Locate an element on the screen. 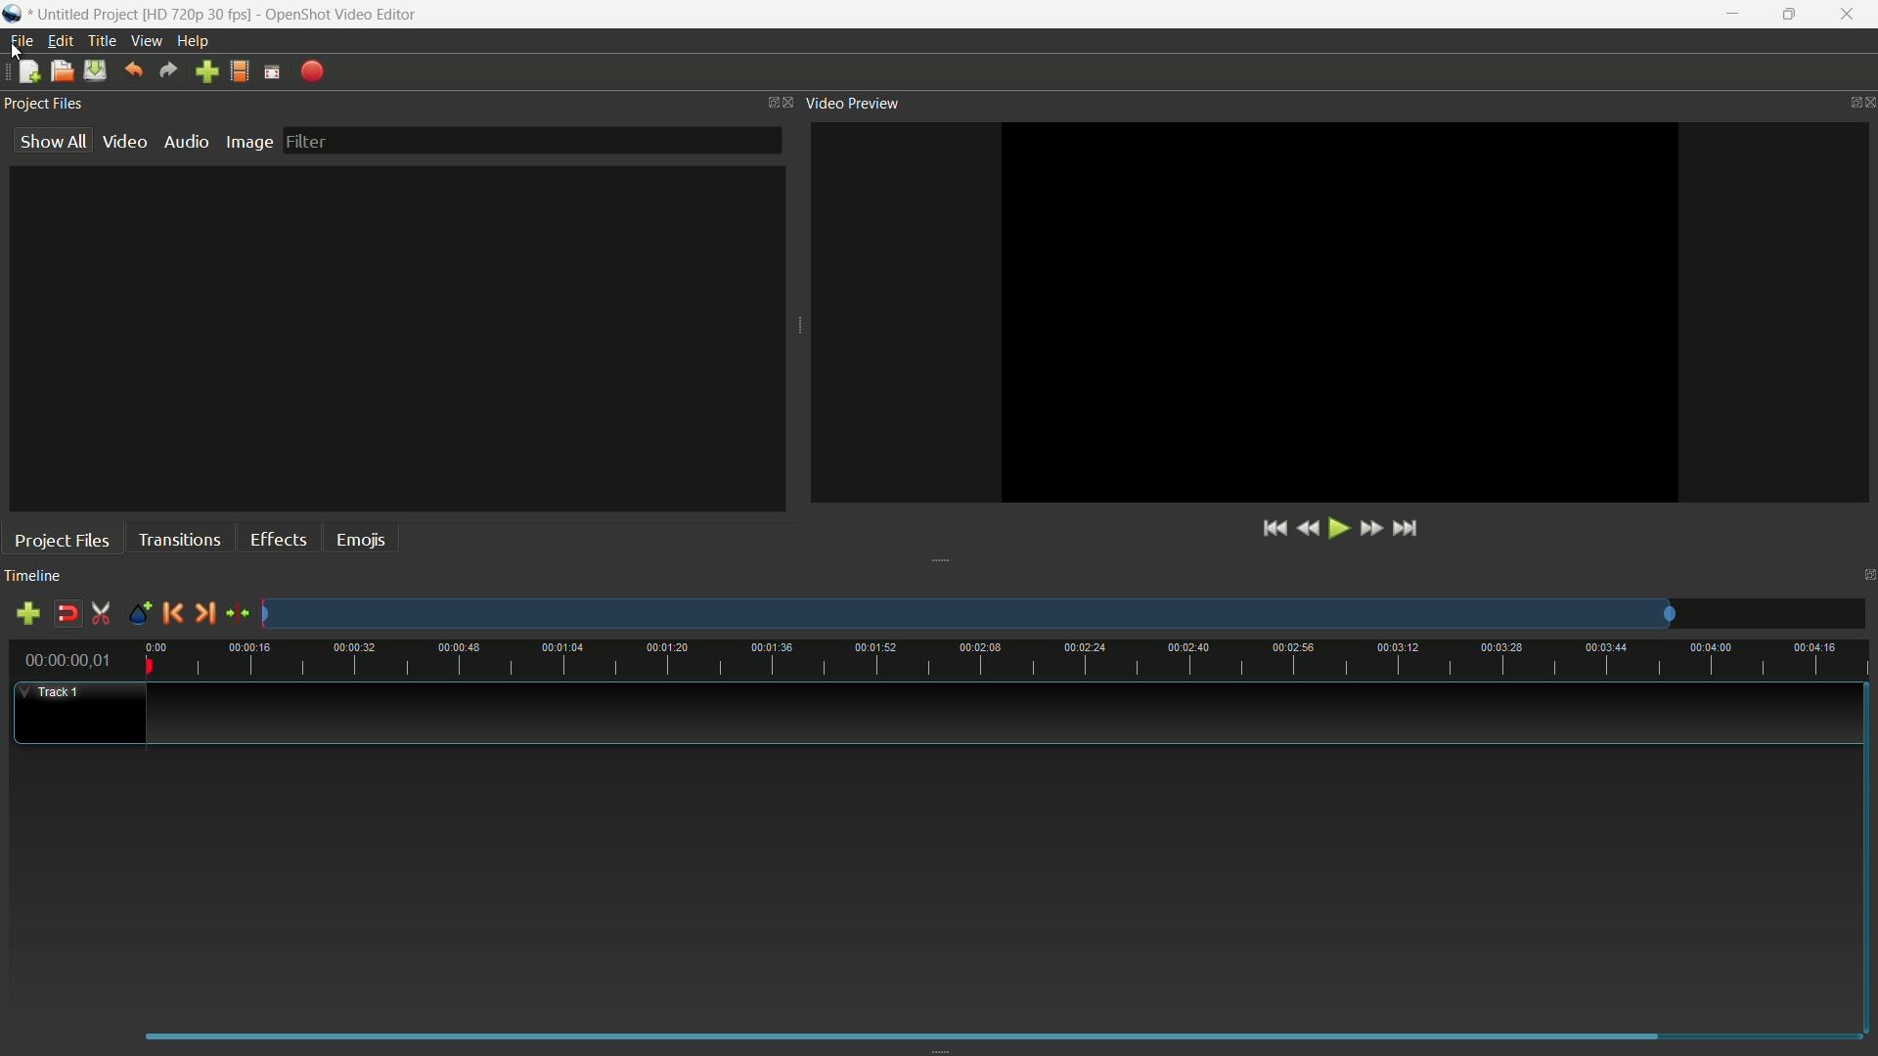 This screenshot has width=1878, height=1056. title menu is located at coordinates (101, 42).